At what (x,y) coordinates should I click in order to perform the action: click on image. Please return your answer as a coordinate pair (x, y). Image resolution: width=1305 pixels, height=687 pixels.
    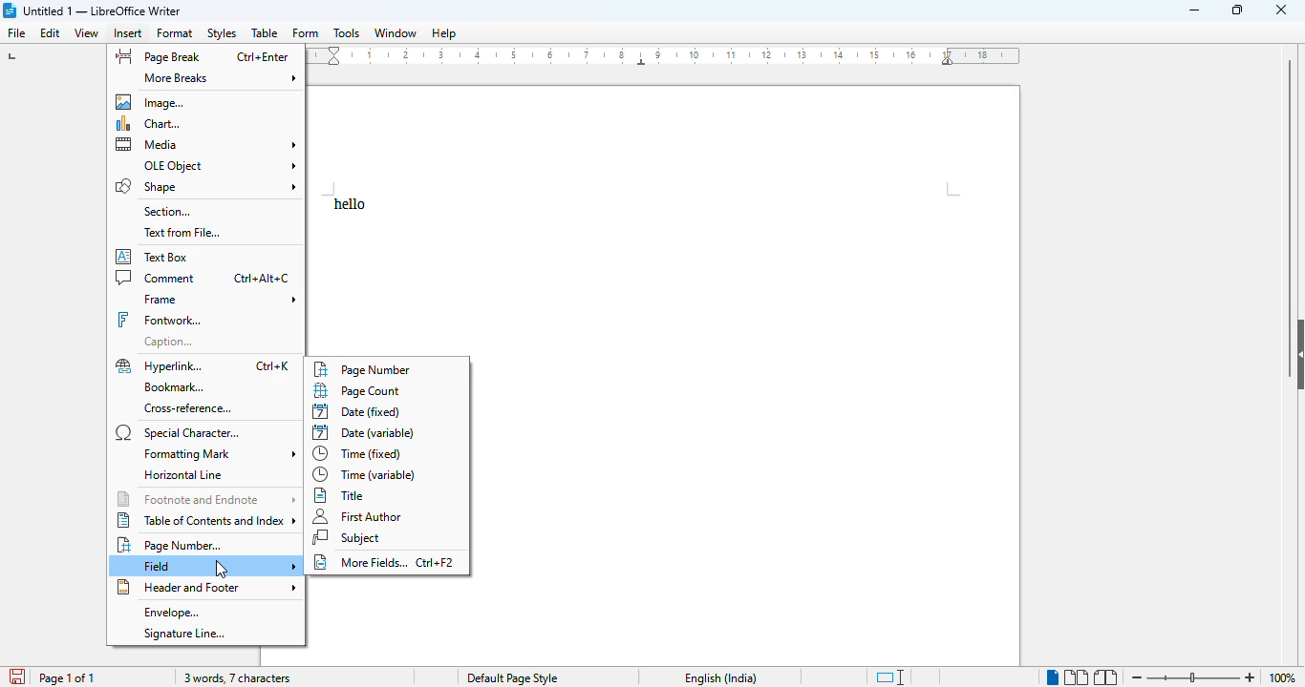
    Looking at the image, I should click on (153, 101).